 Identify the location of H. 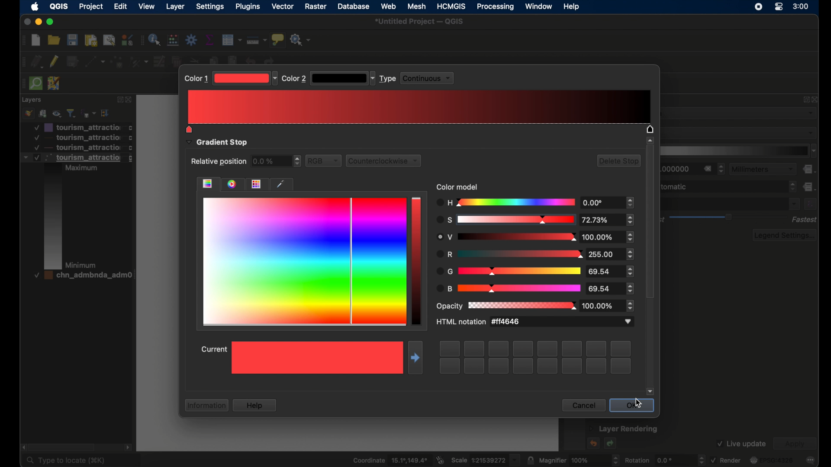
(505, 202).